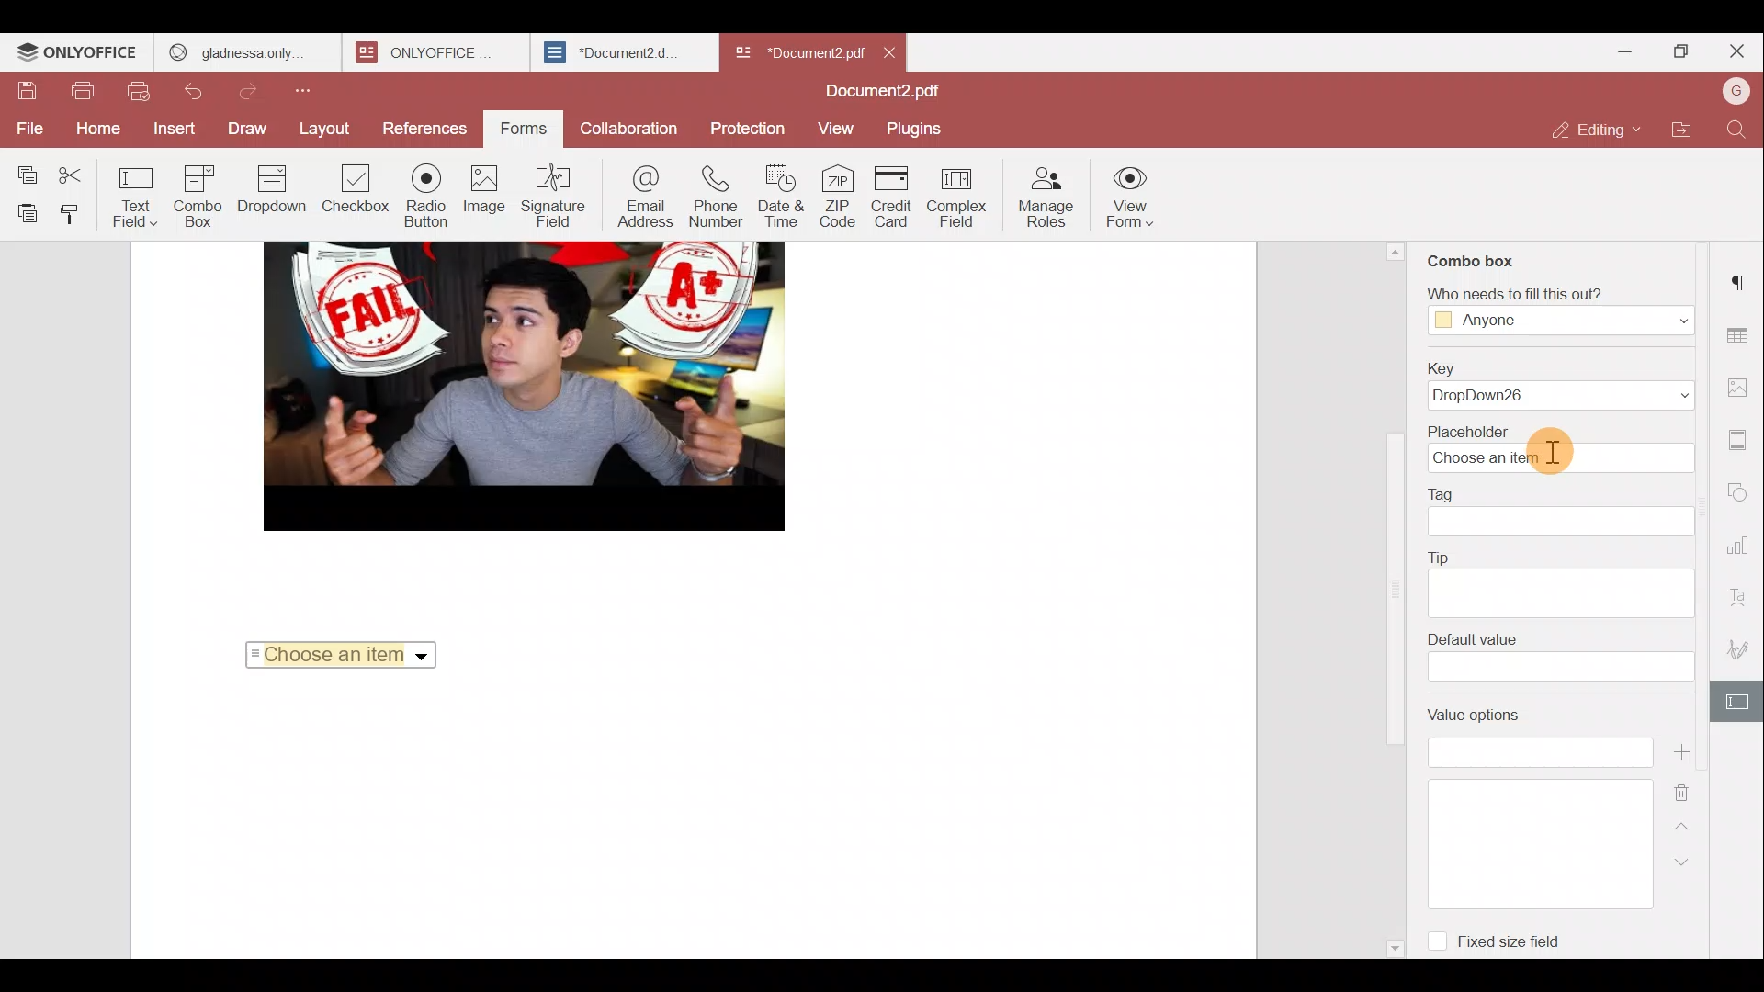  What do you see at coordinates (1736, 133) in the screenshot?
I see `Find` at bounding box center [1736, 133].